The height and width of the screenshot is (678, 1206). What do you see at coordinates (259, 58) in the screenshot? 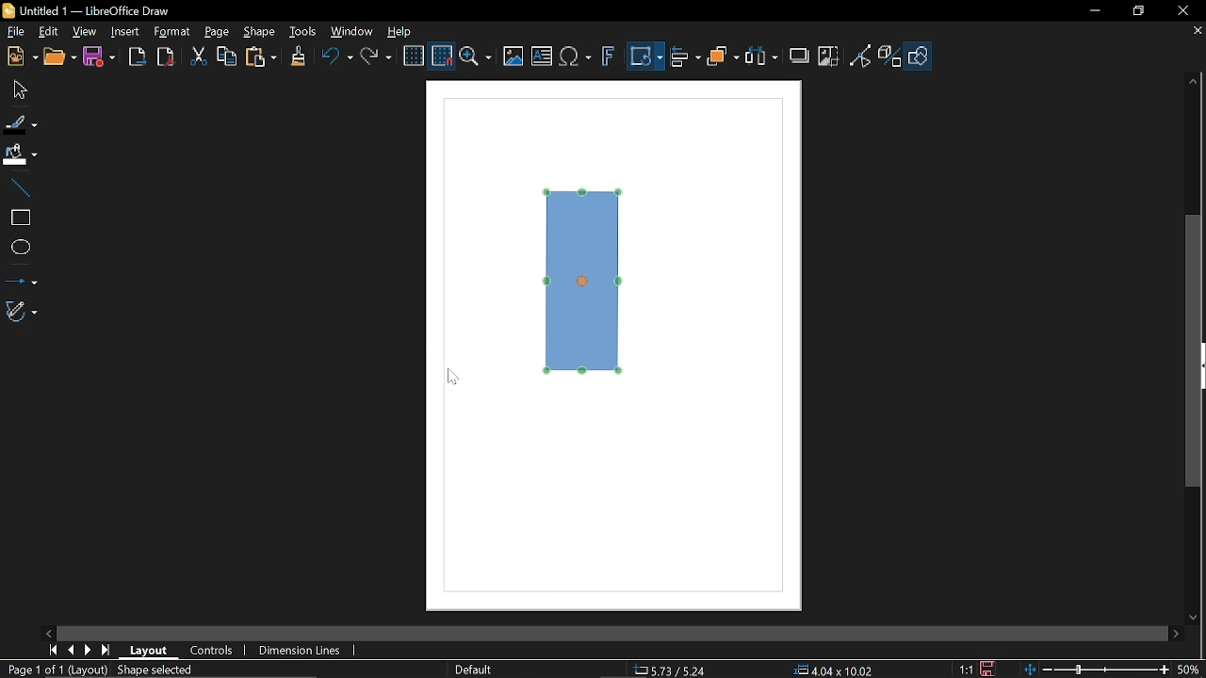
I see `Paste` at bounding box center [259, 58].